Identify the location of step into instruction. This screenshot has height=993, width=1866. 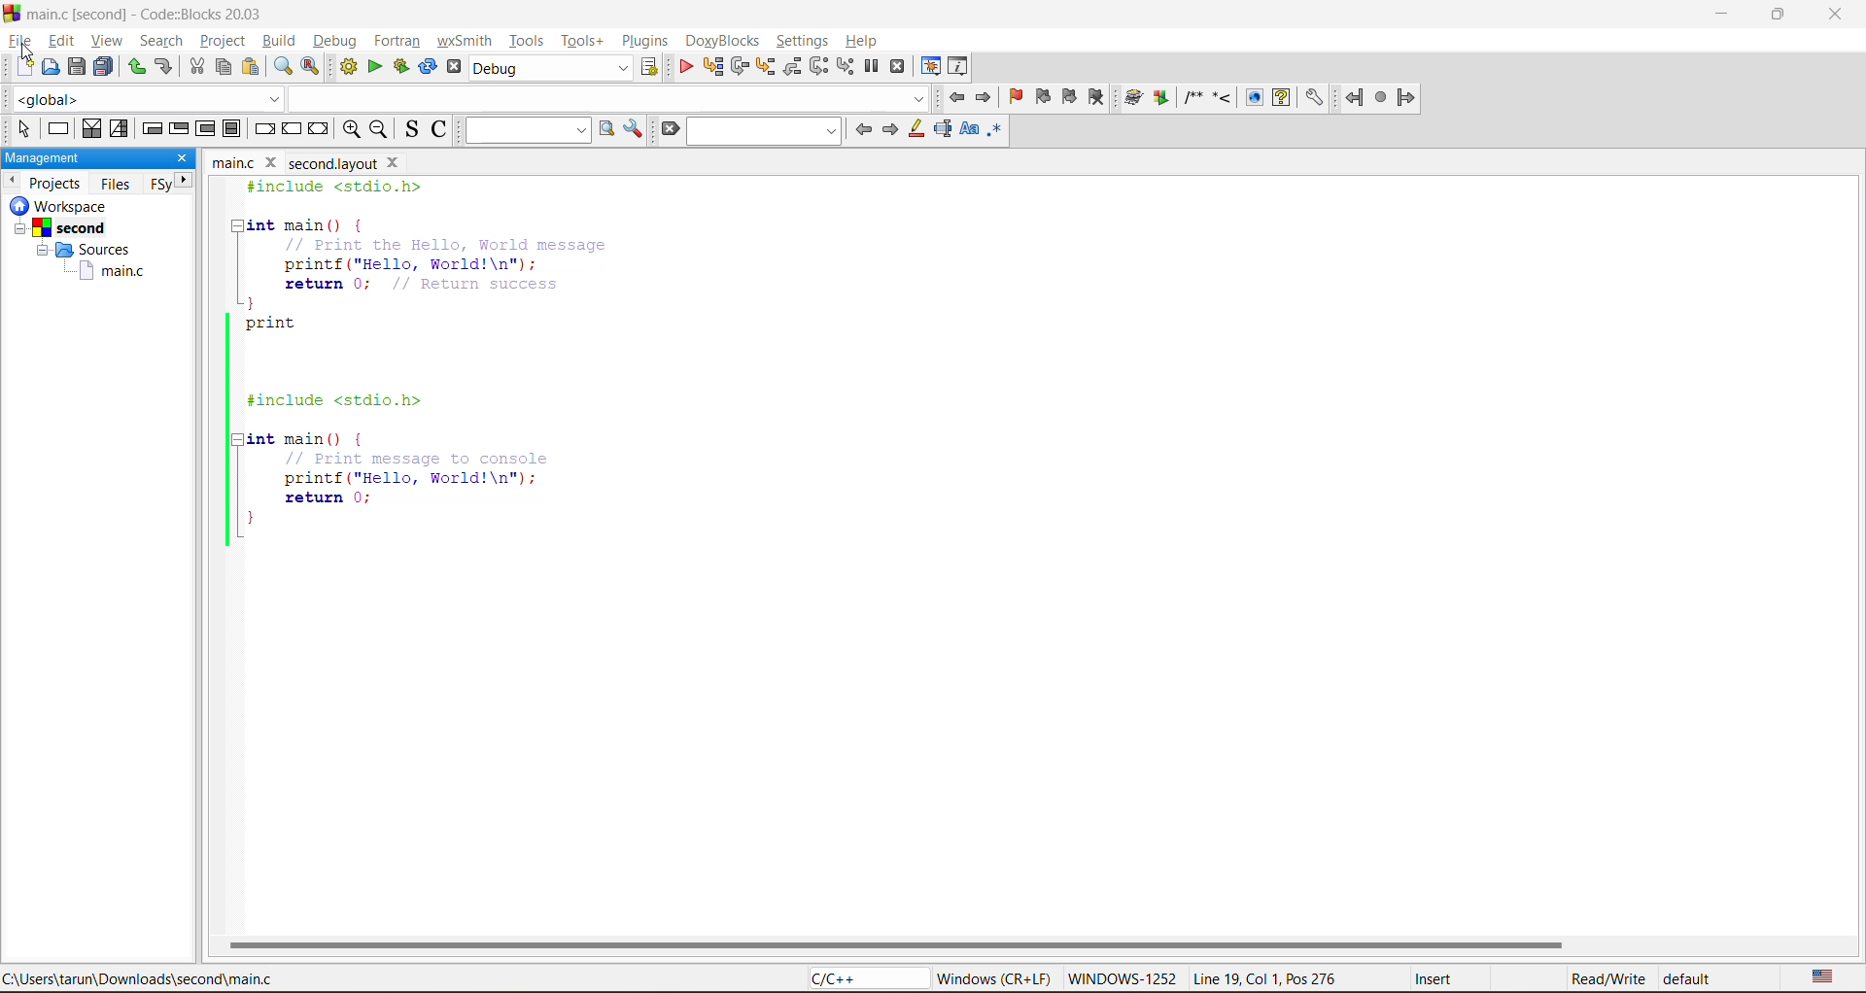
(845, 65).